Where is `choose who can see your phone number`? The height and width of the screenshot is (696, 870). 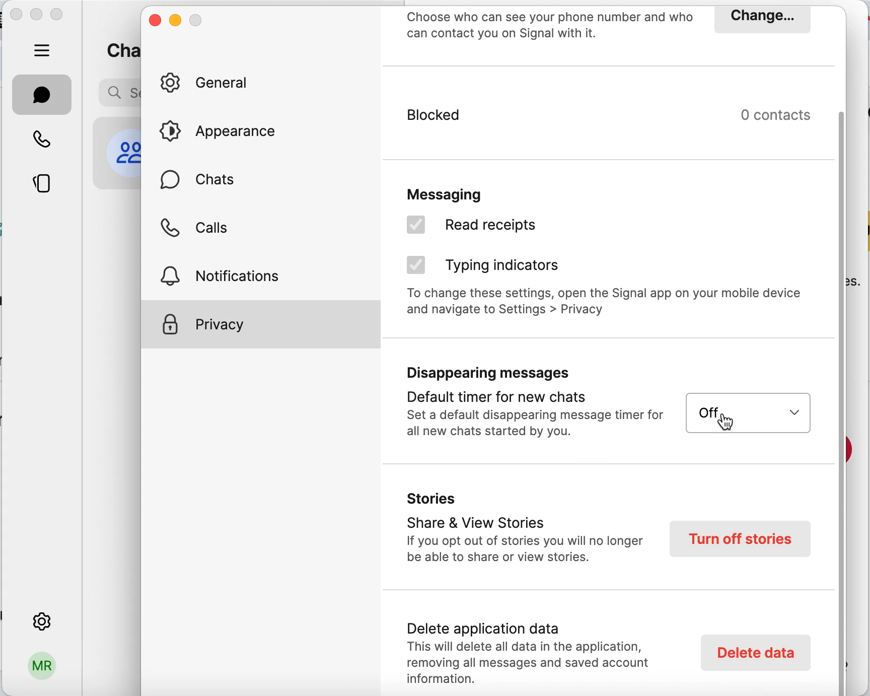
choose who can see your phone number is located at coordinates (550, 27).